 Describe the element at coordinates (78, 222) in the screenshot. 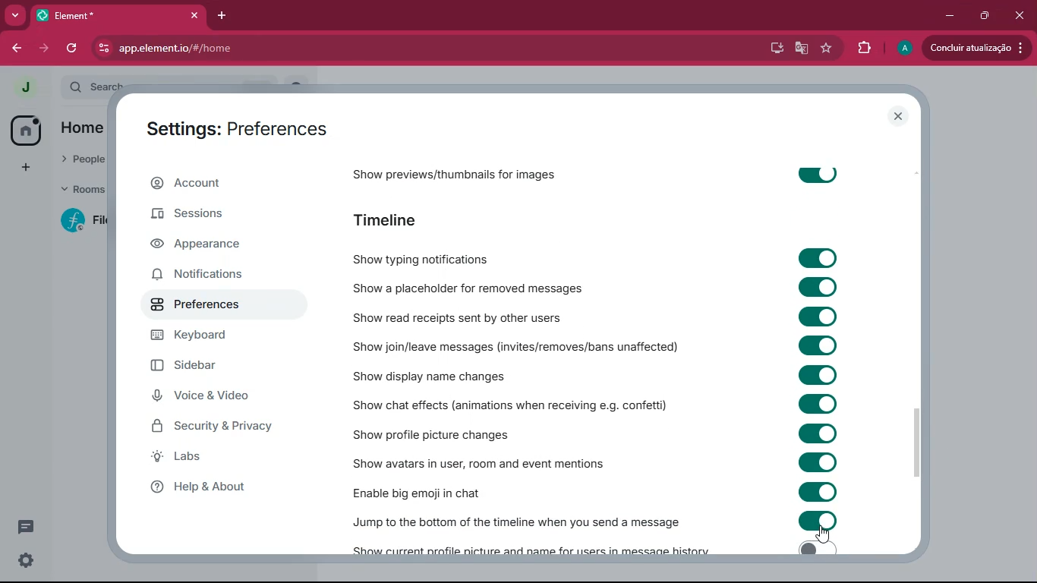

I see `f fil` at that location.